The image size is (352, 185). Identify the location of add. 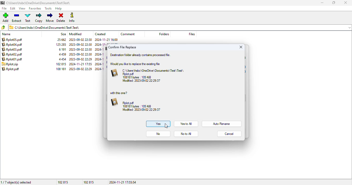
(5, 17).